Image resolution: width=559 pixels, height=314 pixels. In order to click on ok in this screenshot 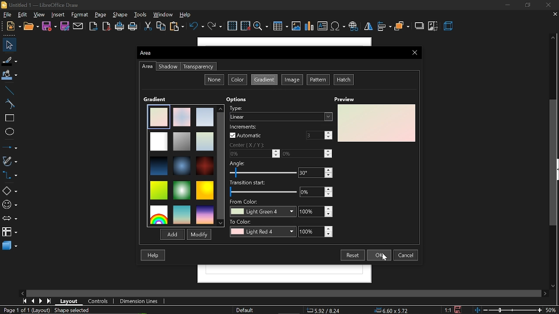, I will do `click(380, 255)`.